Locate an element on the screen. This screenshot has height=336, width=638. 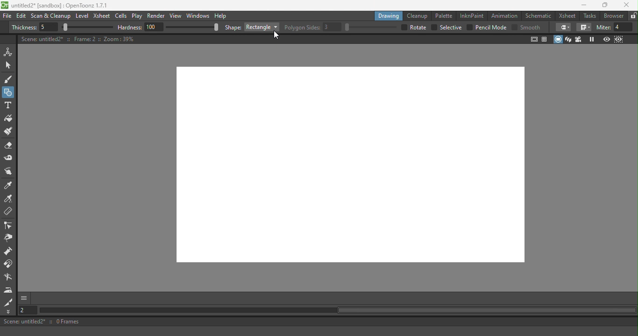
Cleanup is located at coordinates (416, 15).